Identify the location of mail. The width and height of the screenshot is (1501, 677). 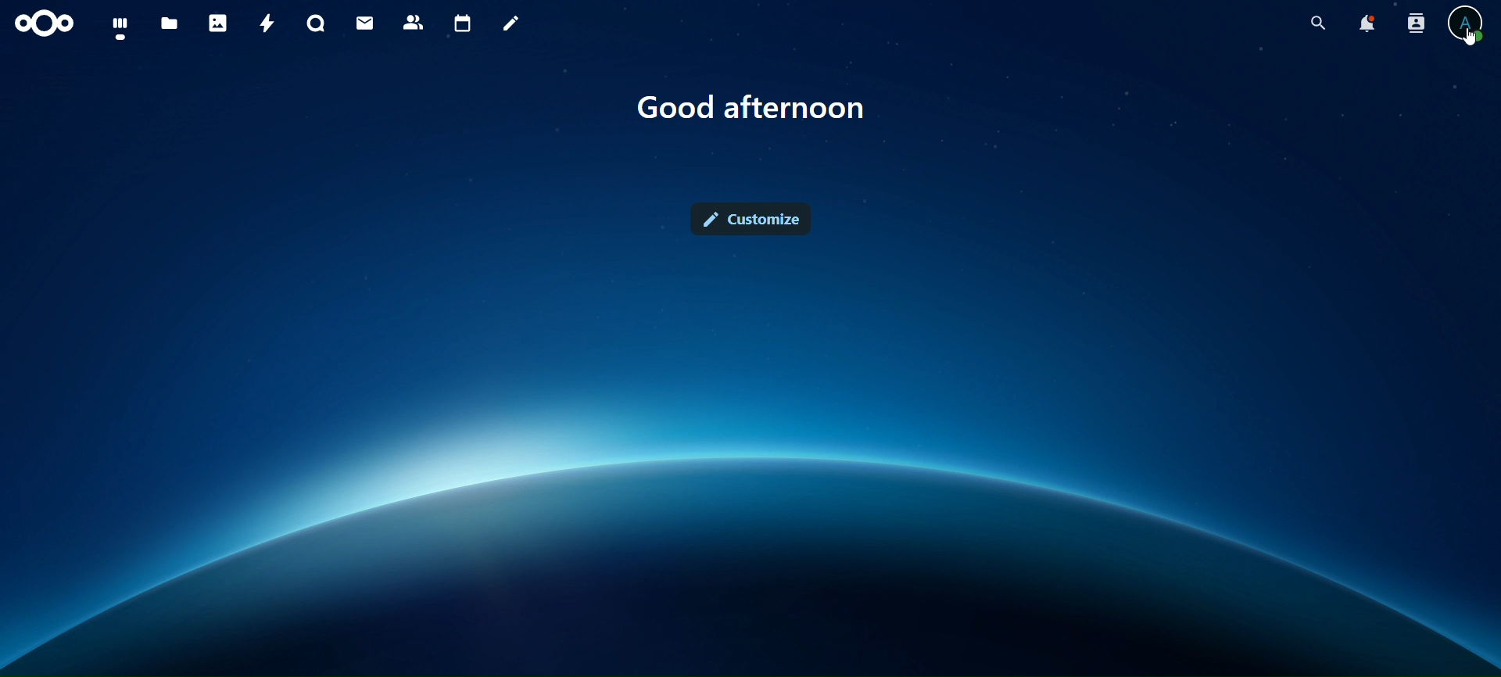
(367, 22).